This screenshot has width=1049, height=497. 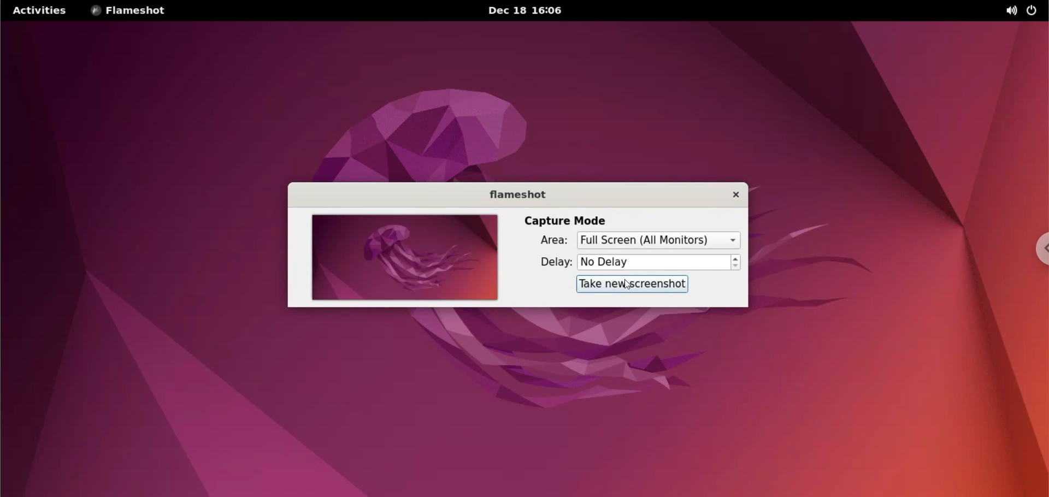 I want to click on flameshot label, so click(x=521, y=195).